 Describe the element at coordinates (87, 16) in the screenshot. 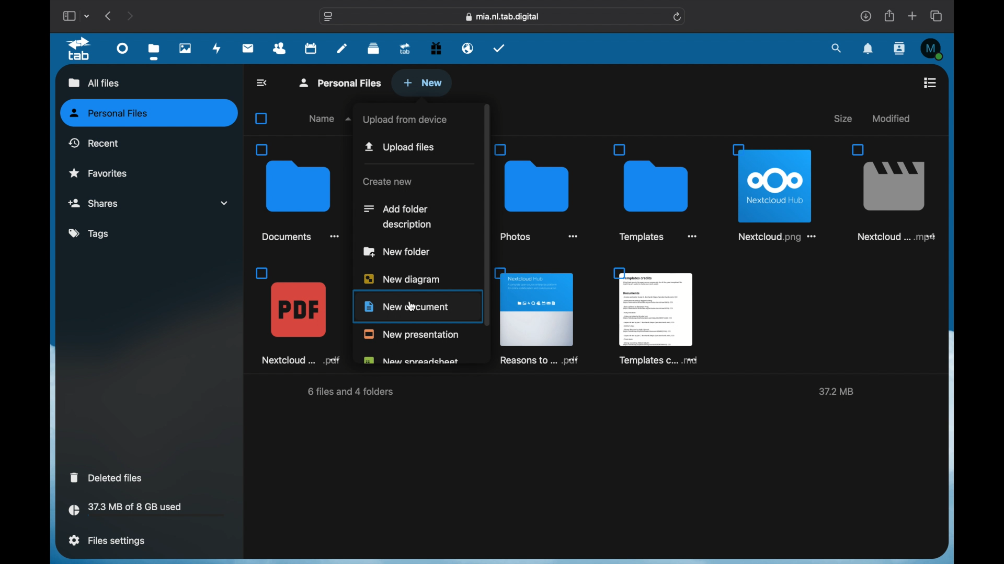

I see `tab group picker` at that location.